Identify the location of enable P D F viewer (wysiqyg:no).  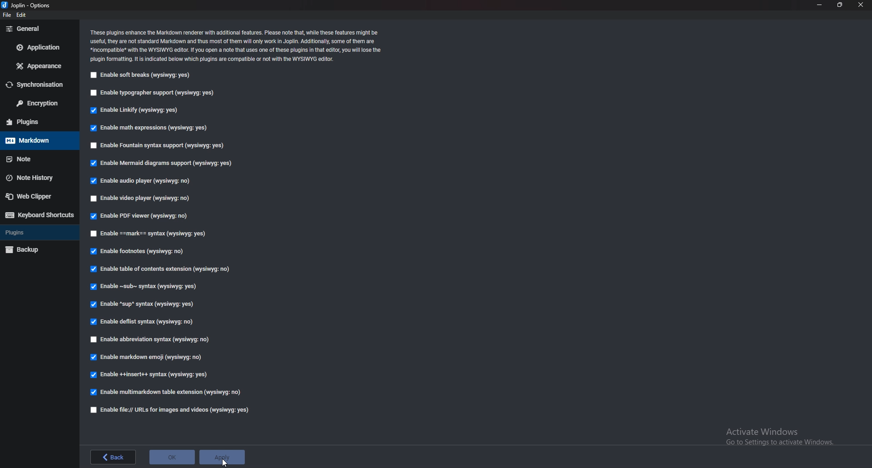
(139, 217).